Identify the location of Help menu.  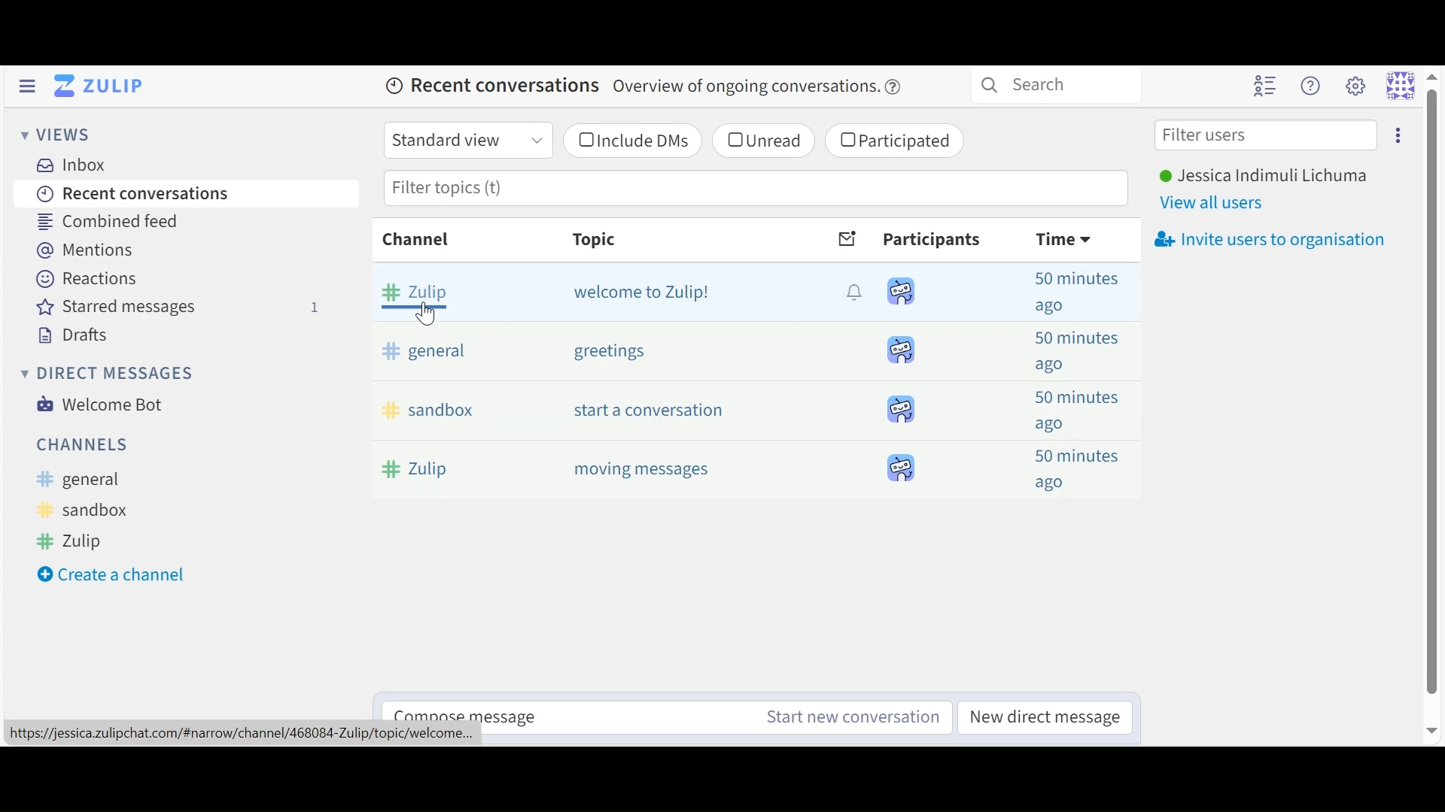
(1313, 85).